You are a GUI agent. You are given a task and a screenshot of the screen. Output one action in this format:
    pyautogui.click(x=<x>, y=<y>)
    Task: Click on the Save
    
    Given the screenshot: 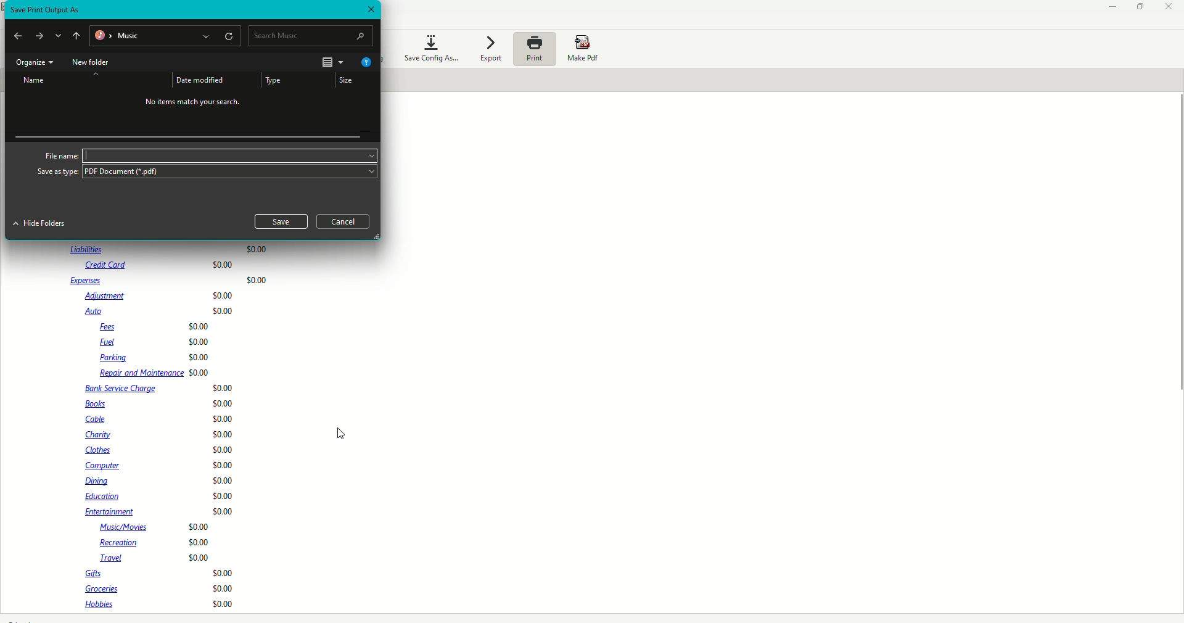 What is the action you would take?
    pyautogui.click(x=282, y=221)
    